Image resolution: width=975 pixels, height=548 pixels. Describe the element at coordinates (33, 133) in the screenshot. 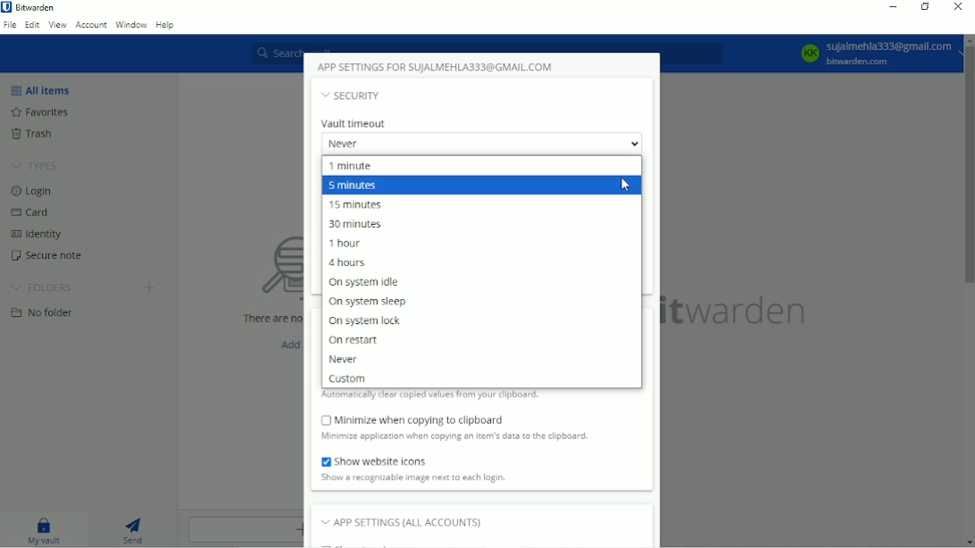

I see `Trash` at that location.